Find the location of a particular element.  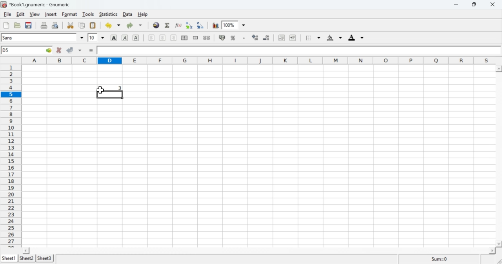

Bold is located at coordinates (114, 38).